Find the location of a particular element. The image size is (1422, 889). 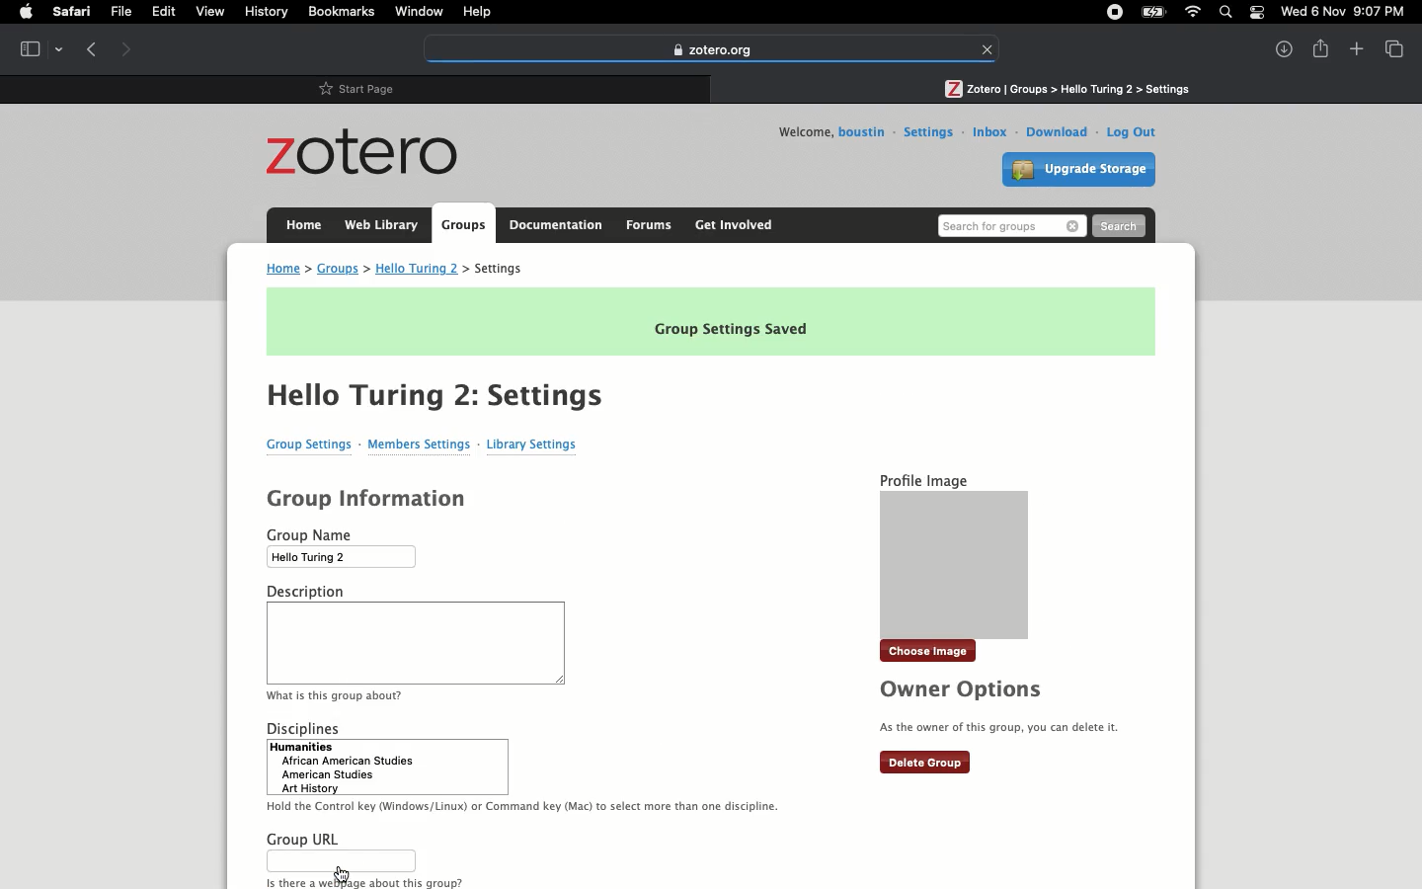

Tab view is located at coordinates (39, 47).